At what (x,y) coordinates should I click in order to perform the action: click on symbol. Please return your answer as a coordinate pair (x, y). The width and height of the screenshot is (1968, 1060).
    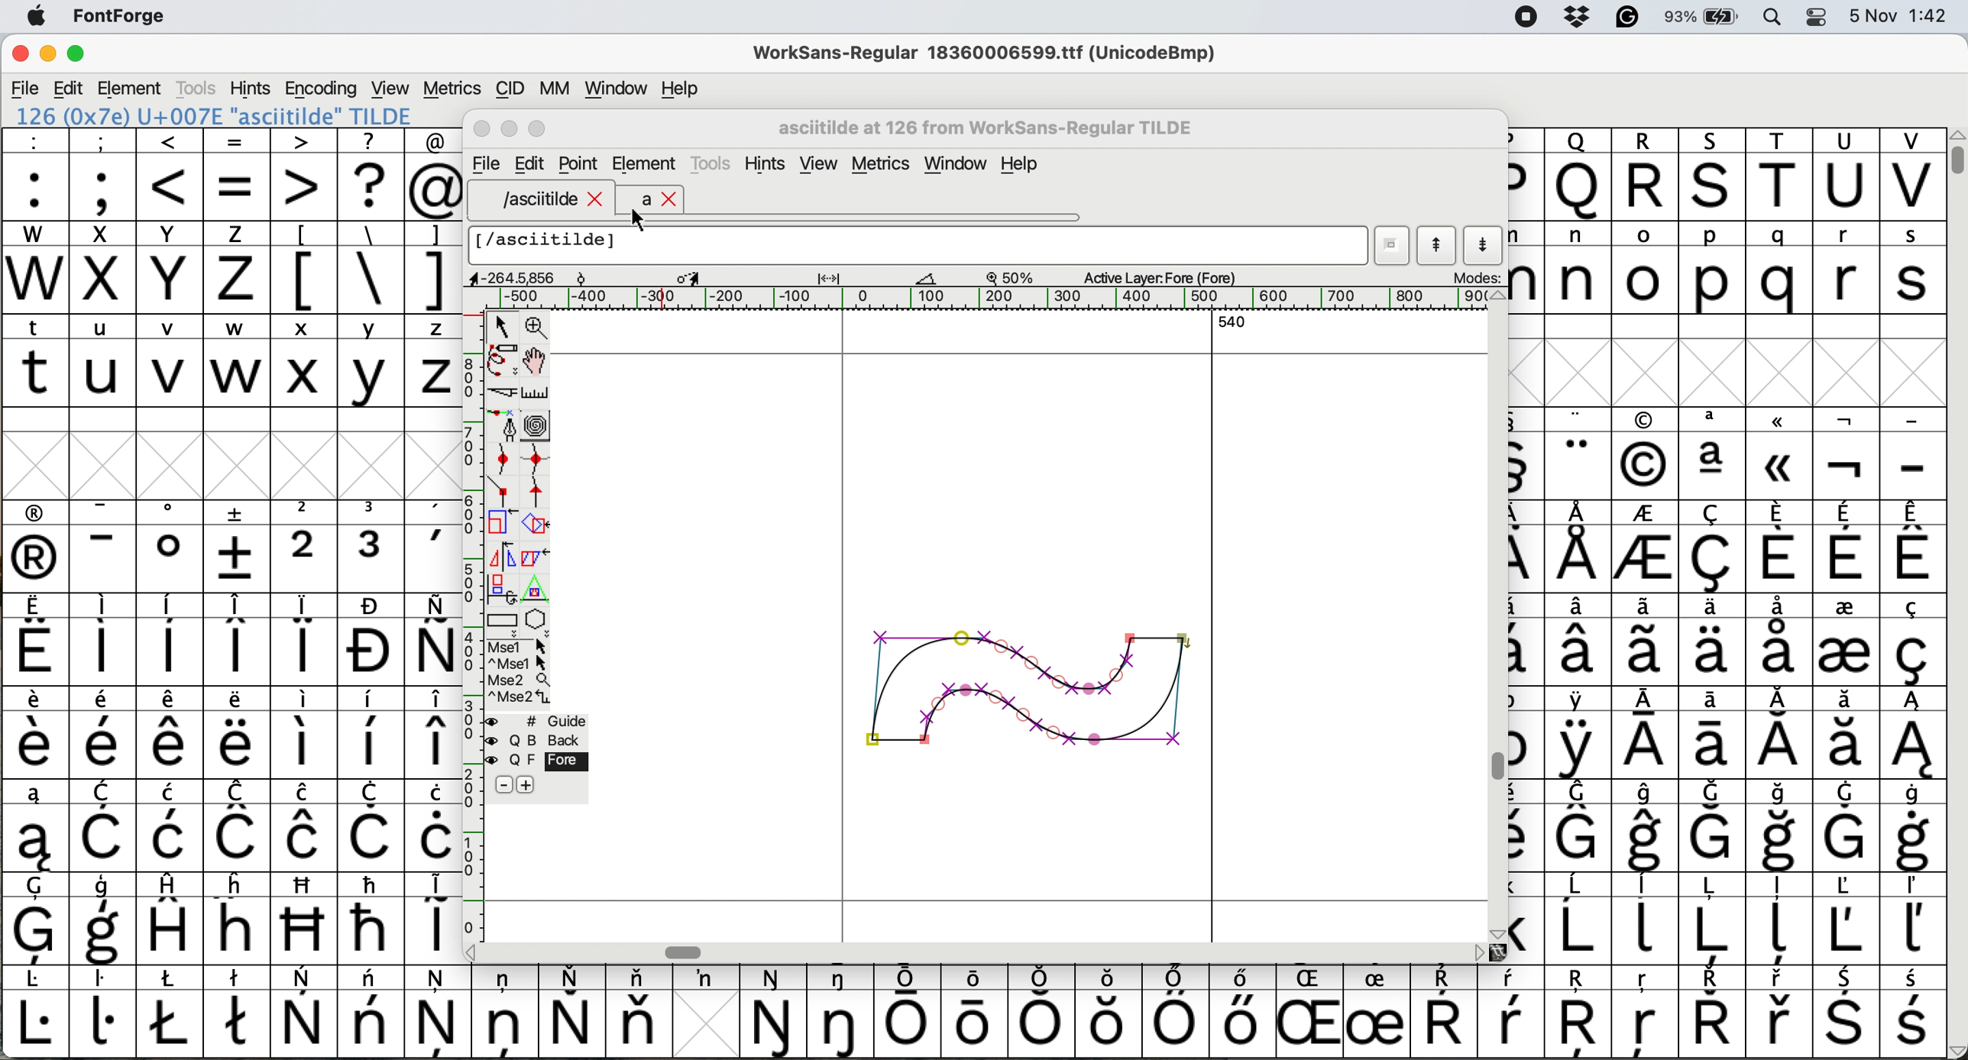
    Looking at the image, I should click on (1781, 1013).